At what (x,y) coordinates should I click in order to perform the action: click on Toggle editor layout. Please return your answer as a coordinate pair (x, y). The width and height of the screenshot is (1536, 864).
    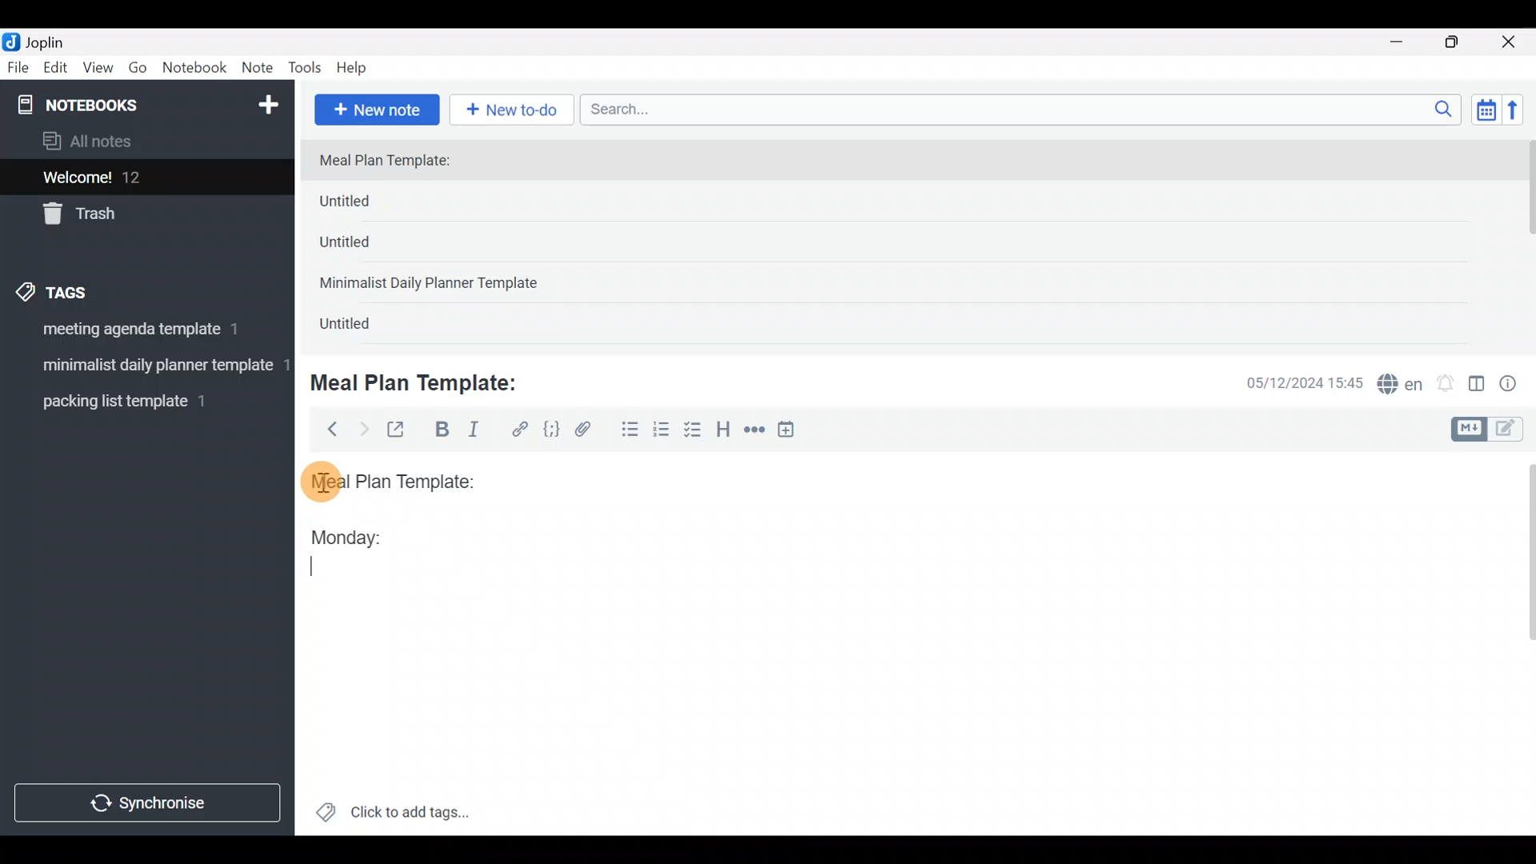
    Looking at the image, I should click on (1478, 386).